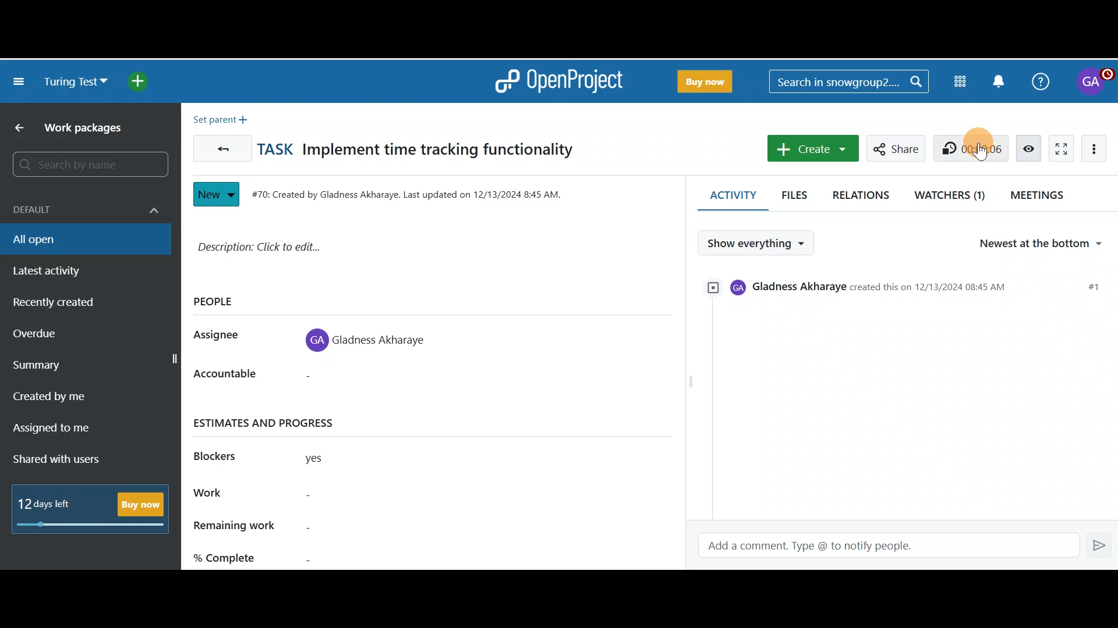  I want to click on Add a comment. Type @ to notify people., so click(881, 546).